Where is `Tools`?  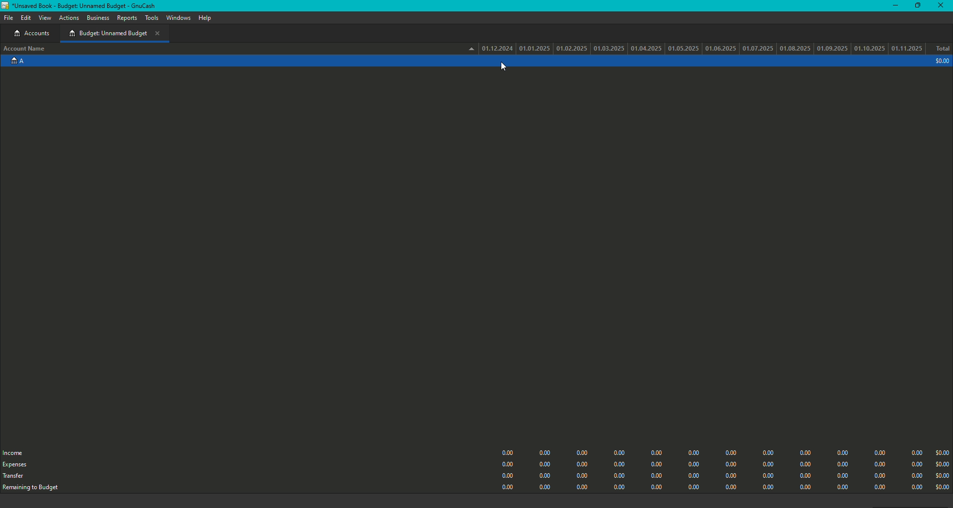 Tools is located at coordinates (151, 18).